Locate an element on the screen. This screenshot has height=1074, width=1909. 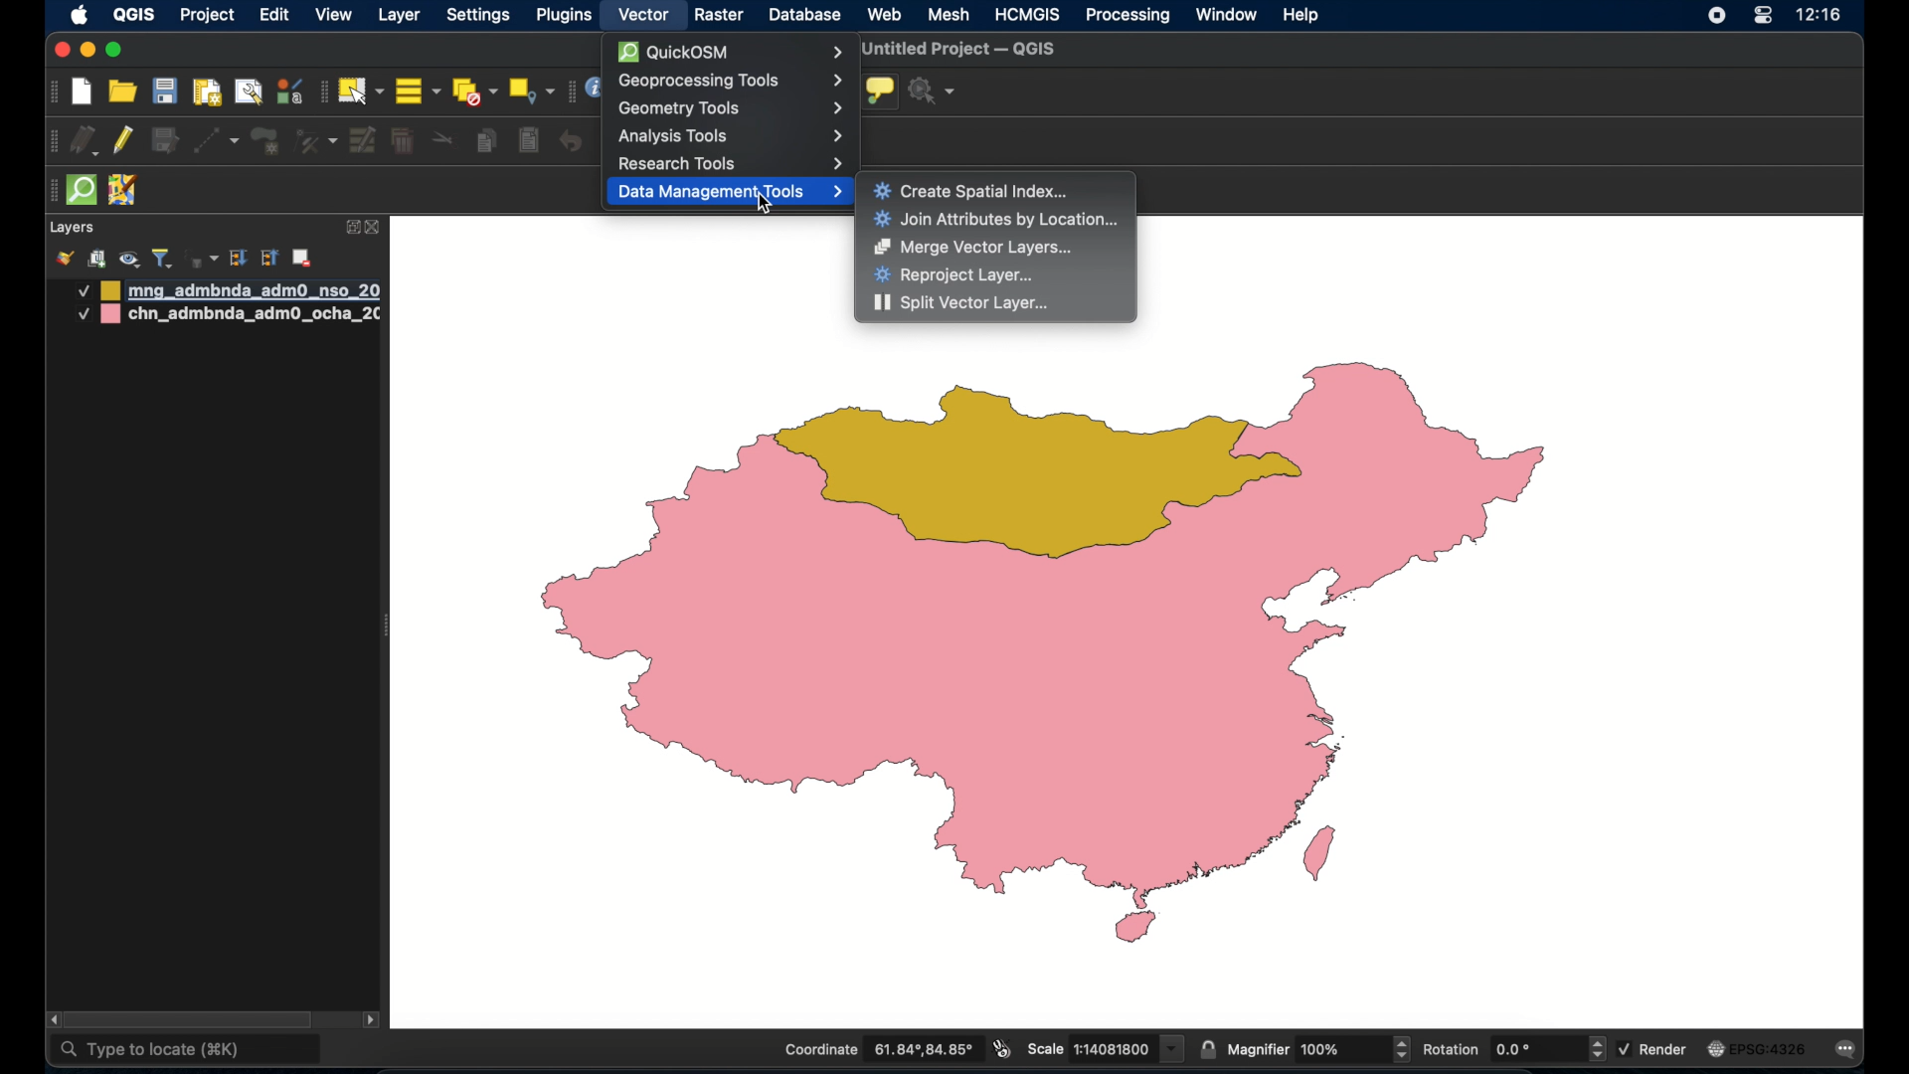
filter legend is located at coordinates (162, 259).